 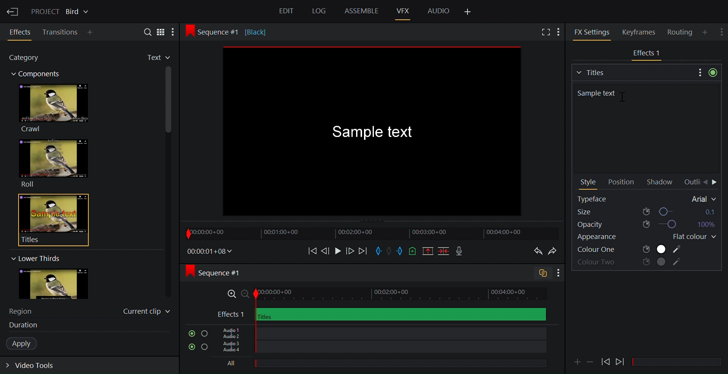 What do you see at coordinates (438, 10) in the screenshot?
I see `Audio` at bounding box center [438, 10].